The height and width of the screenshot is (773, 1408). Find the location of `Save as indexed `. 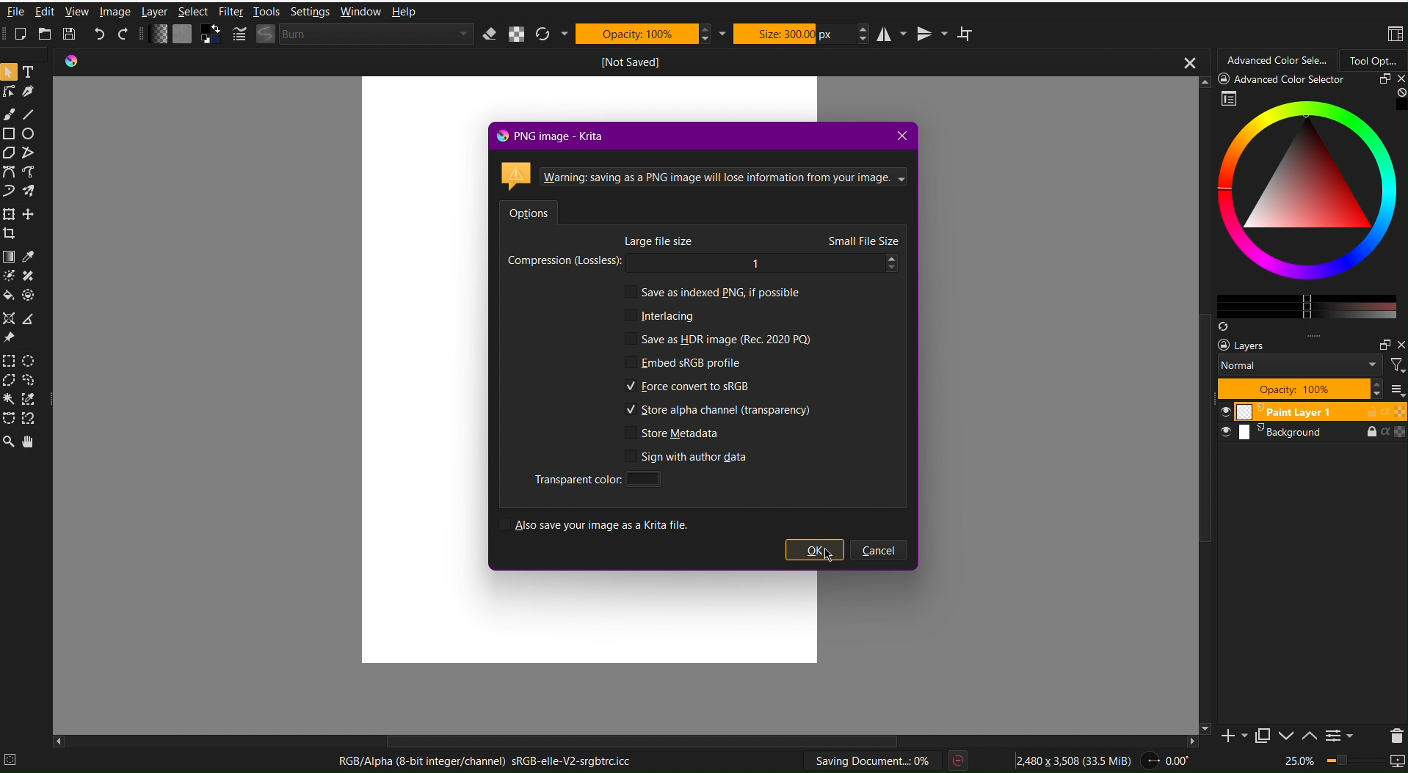

Save as indexed  is located at coordinates (713, 291).